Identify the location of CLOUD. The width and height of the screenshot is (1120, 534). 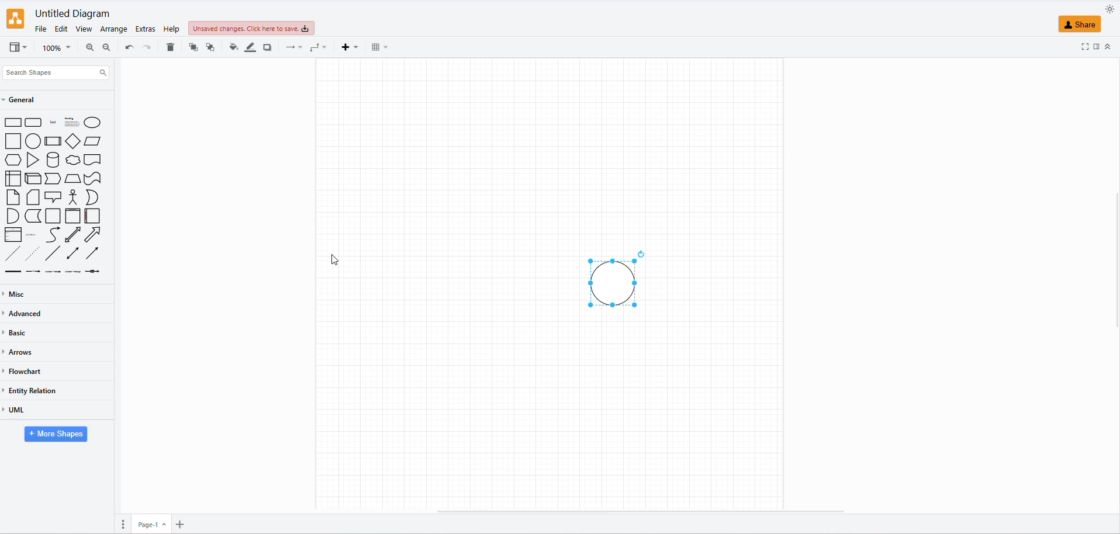
(74, 160).